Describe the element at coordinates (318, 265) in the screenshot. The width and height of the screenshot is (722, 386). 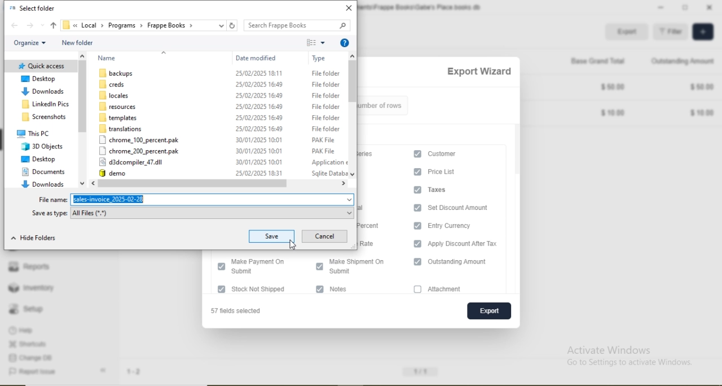
I see `checkbox` at that location.